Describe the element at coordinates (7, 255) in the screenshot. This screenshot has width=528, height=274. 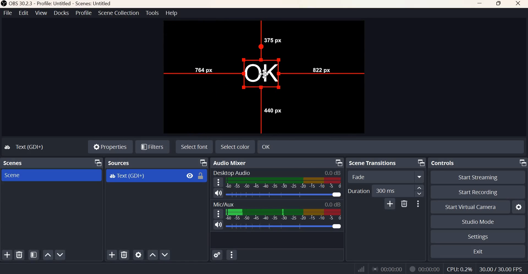
I see `Add scene` at that location.